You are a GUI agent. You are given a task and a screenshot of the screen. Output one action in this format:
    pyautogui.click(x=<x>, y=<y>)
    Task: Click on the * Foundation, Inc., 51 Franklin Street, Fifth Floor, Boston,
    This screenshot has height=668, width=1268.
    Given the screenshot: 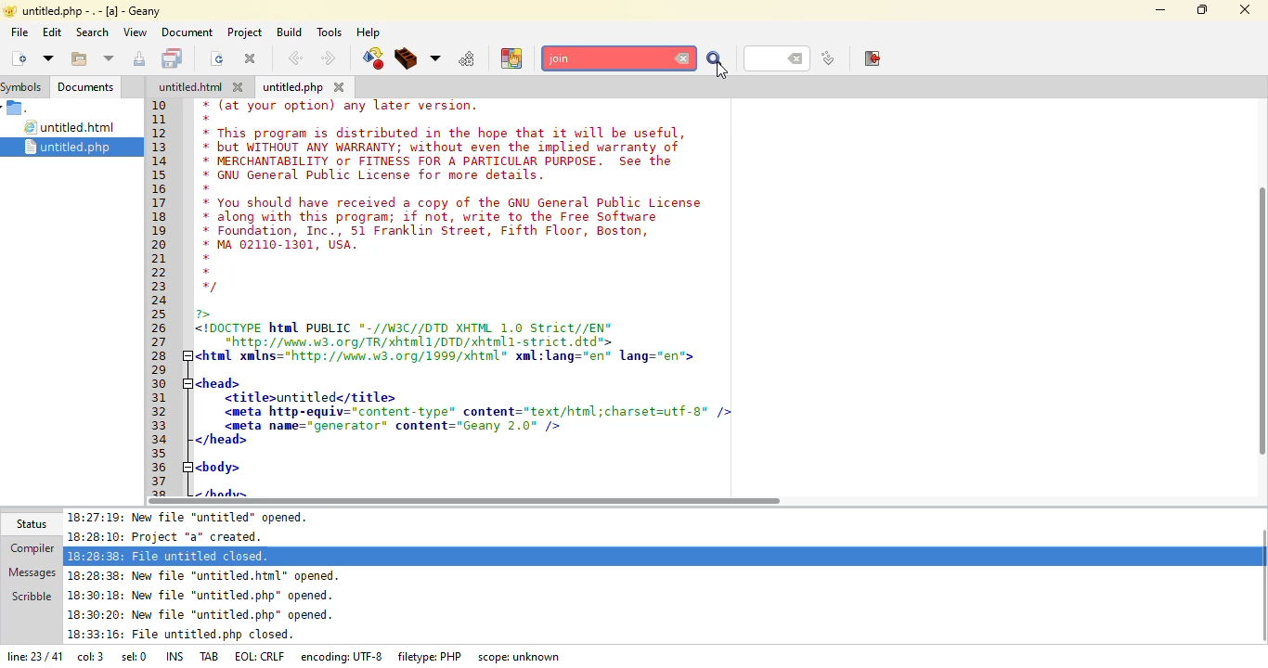 What is the action you would take?
    pyautogui.click(x=431, y=232)
    